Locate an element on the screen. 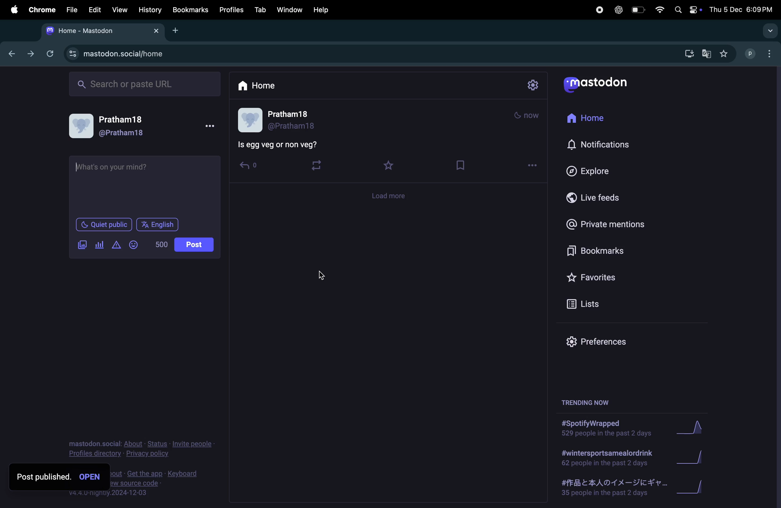 Image resolution: width=781 pixels, height=508 pixels. file is located at coordinates (72, 9).